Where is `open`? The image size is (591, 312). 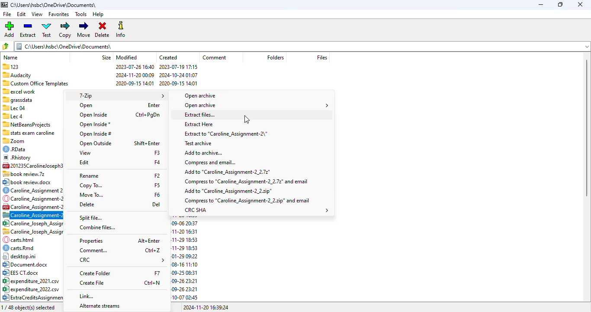
open is located at coordinates (87, 105).